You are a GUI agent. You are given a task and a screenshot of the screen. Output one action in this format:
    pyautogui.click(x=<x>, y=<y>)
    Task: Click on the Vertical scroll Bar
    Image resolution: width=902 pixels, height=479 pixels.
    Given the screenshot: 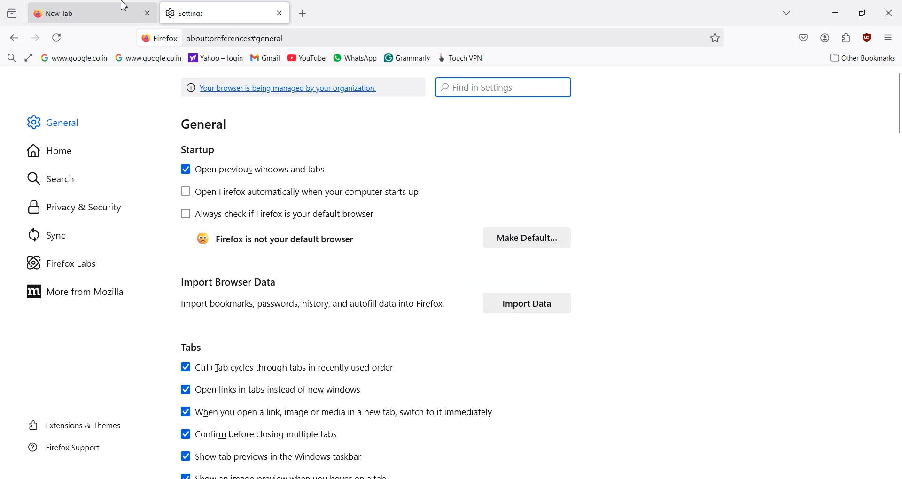 What is the action you would take?
    pyautogui.click(x=896, y=102)
    